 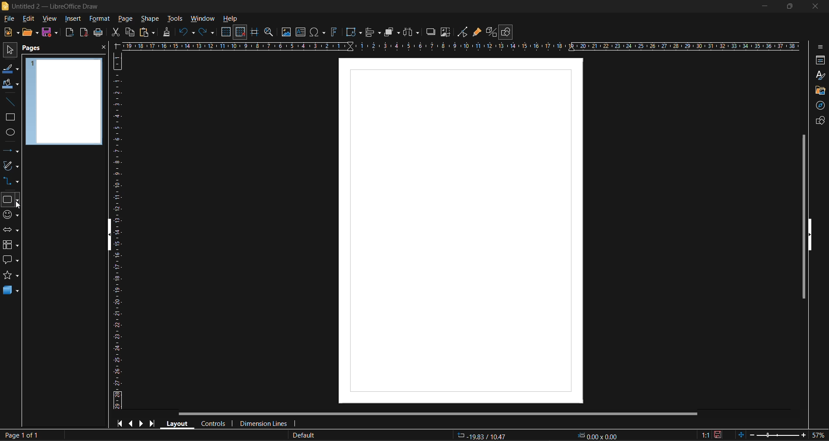 What do you see at coordinates (169, 32) in the screenshot?
I see `clone formatting` at bounding box center [169, 32].